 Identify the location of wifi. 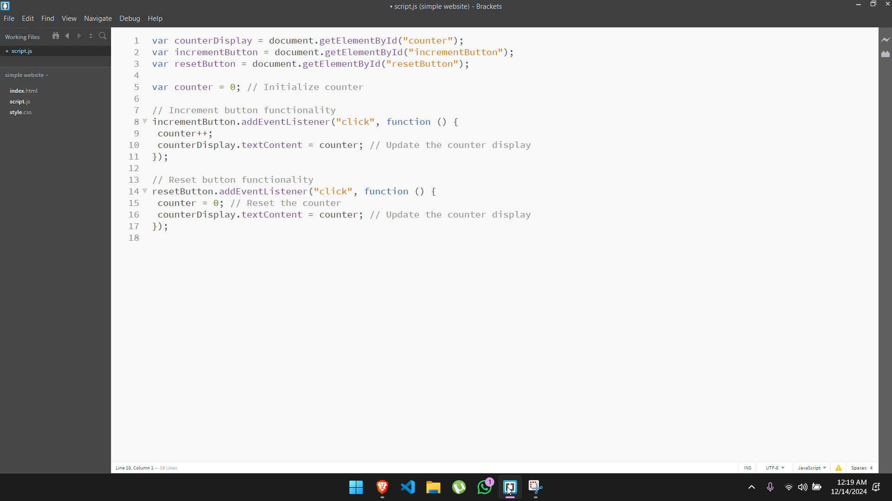
(787, 488).